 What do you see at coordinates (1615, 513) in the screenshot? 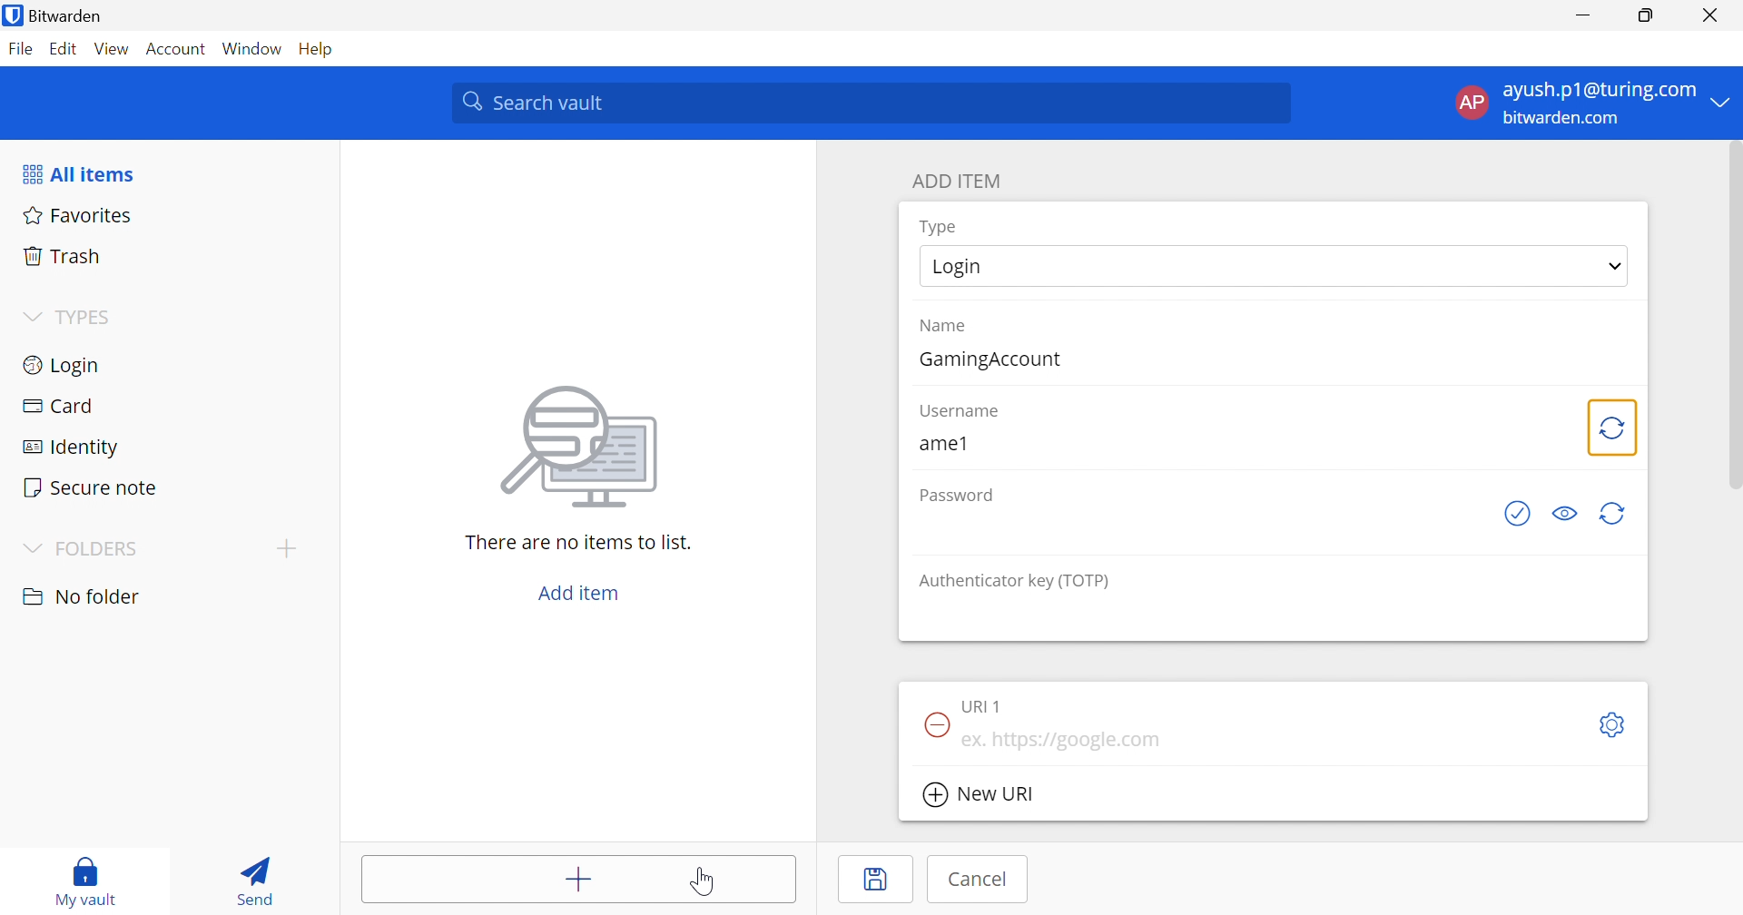
I see `Generate password` at bounding box center [1615, 513].